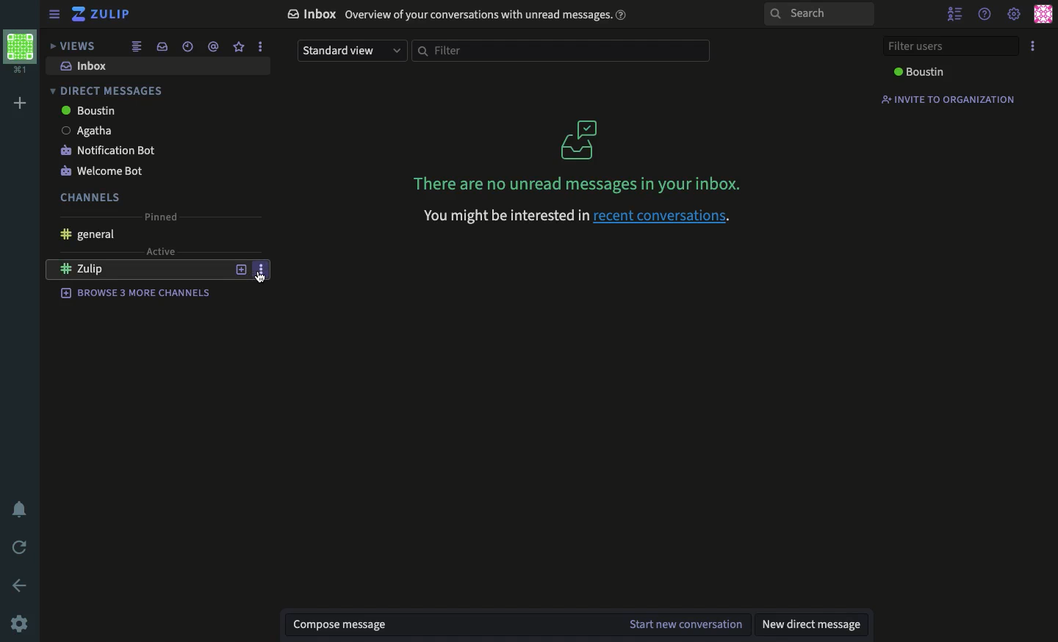 This screenshot has width=1058, height=642. I want to click on start new conversation, so click(685, 624).